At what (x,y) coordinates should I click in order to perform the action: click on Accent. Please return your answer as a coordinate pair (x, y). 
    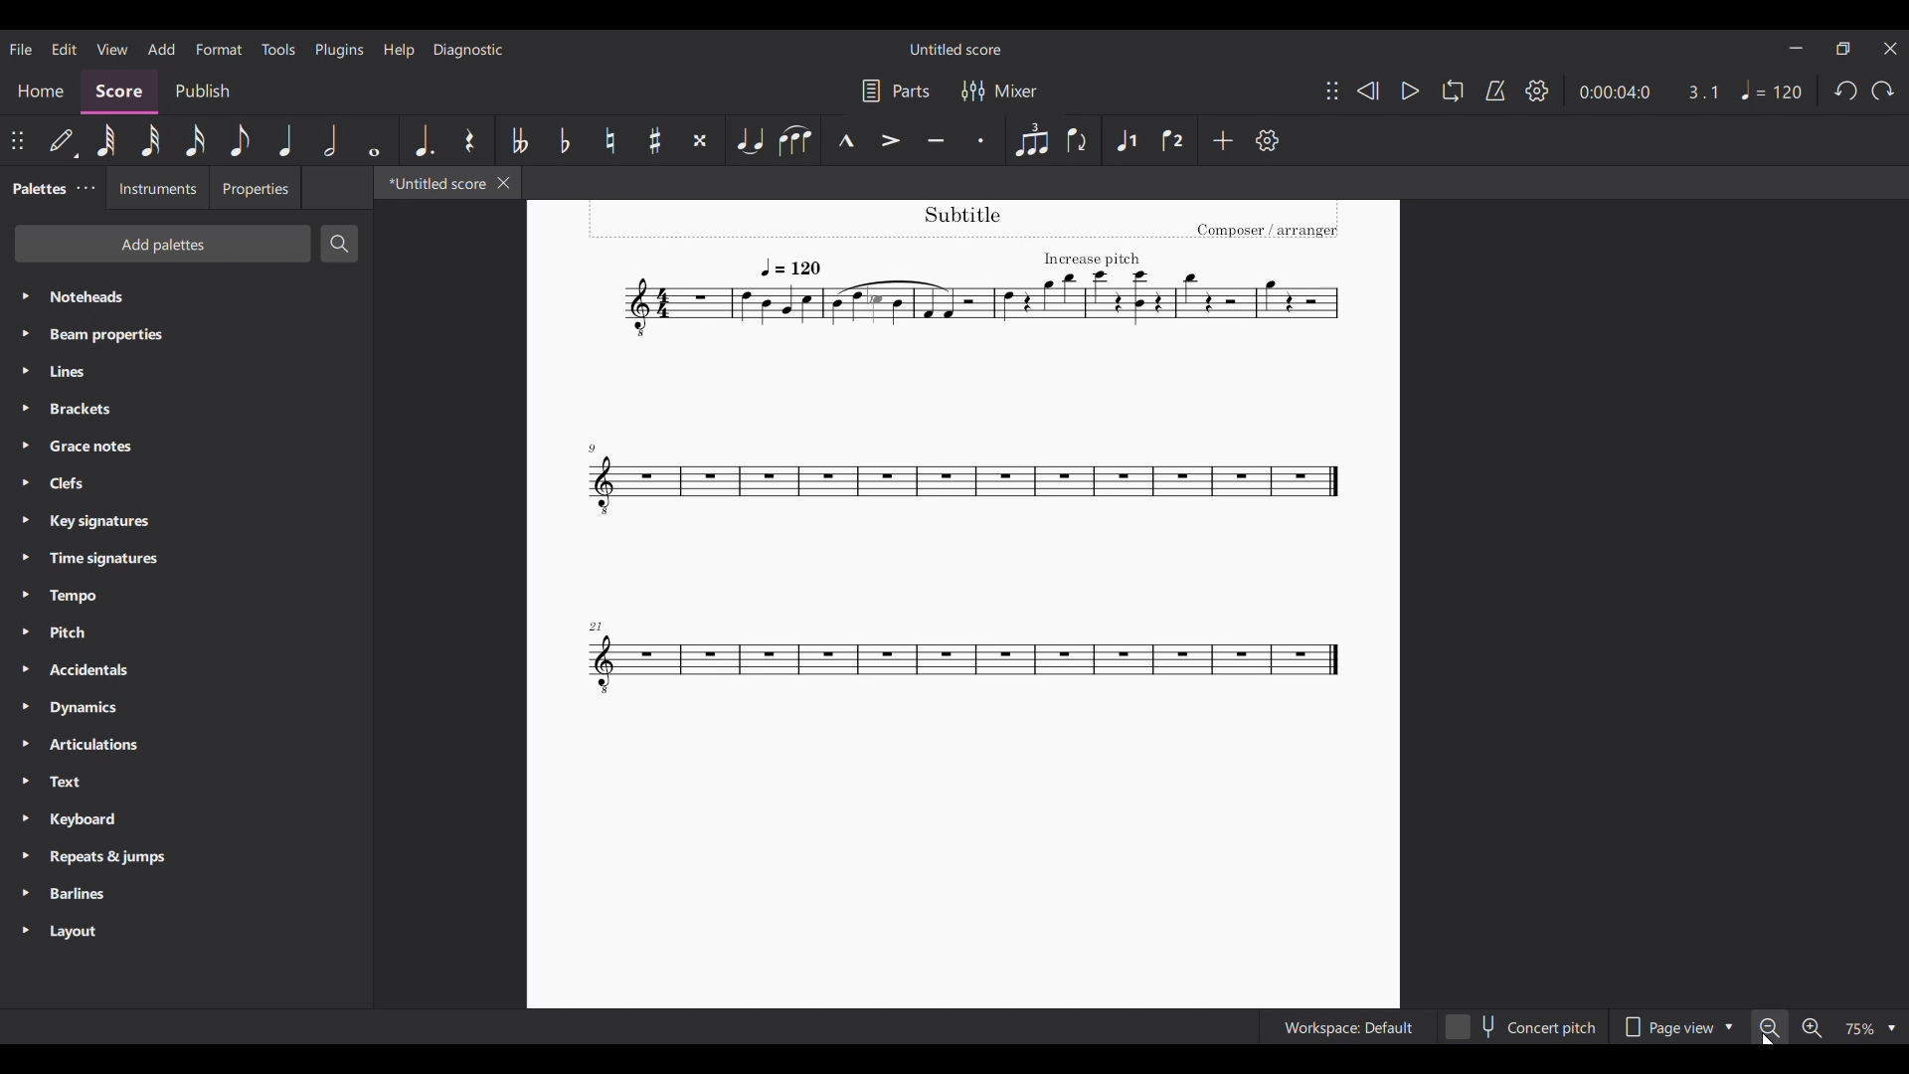
    Looking at the image, I should click on (891, 140).